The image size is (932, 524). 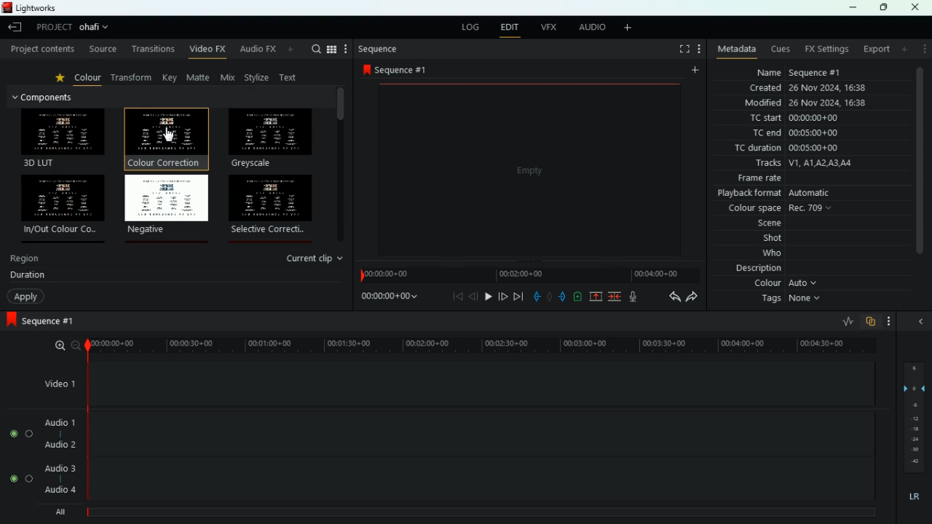 I want to click on transitions, so click(x=152, y=49).